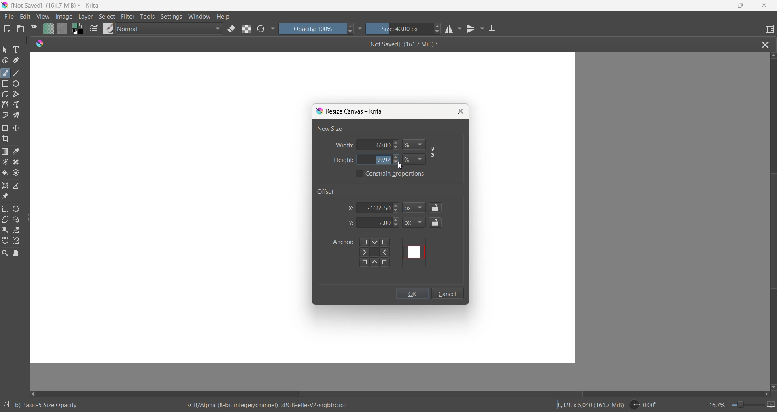 This screenshot has width=777, height=412. I want to click on number of selections, so click(6, 405).